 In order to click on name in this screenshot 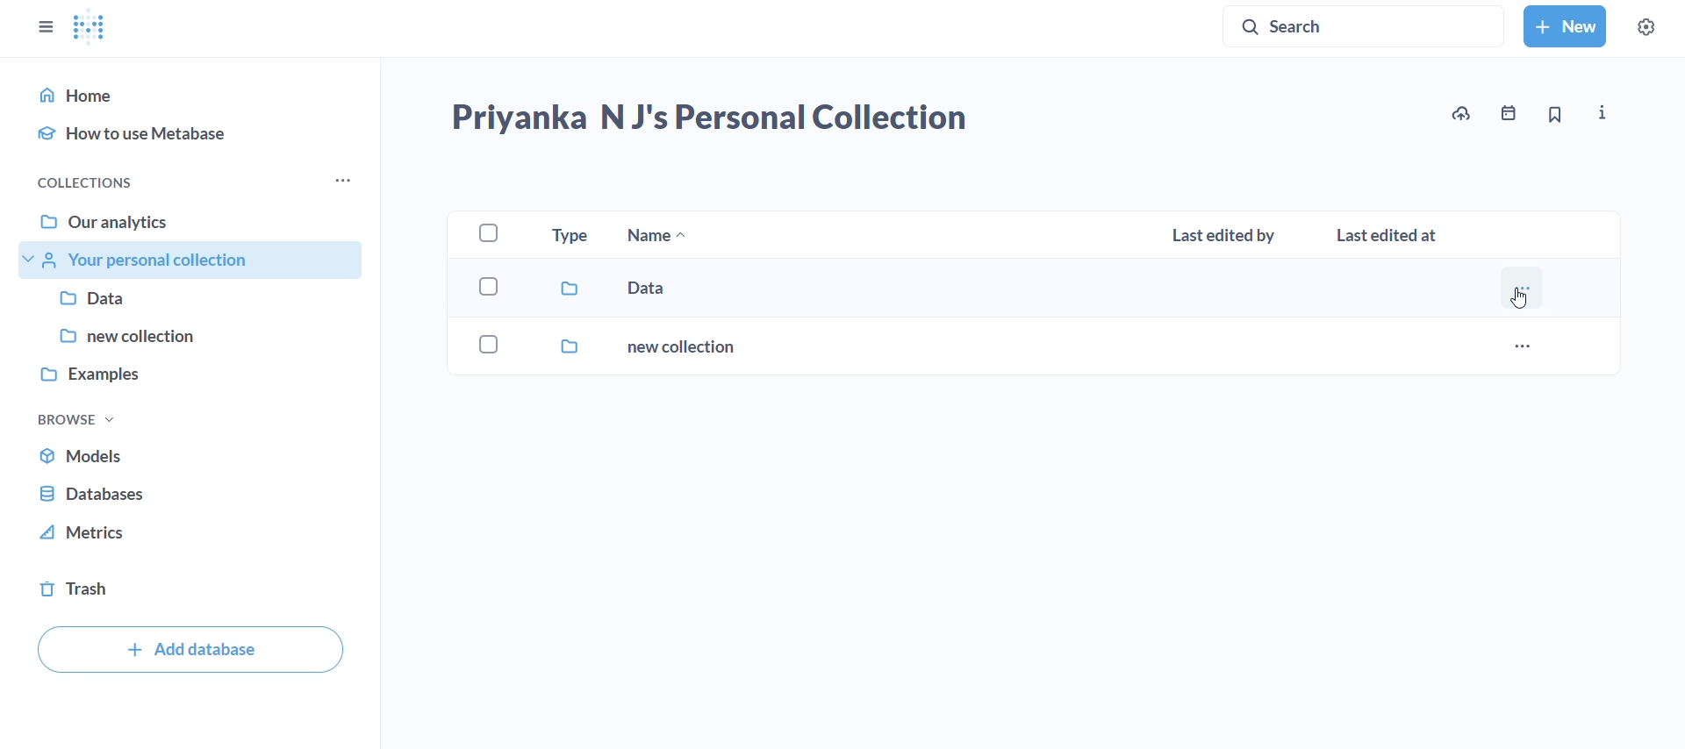, I will do `click(656, 236)`.